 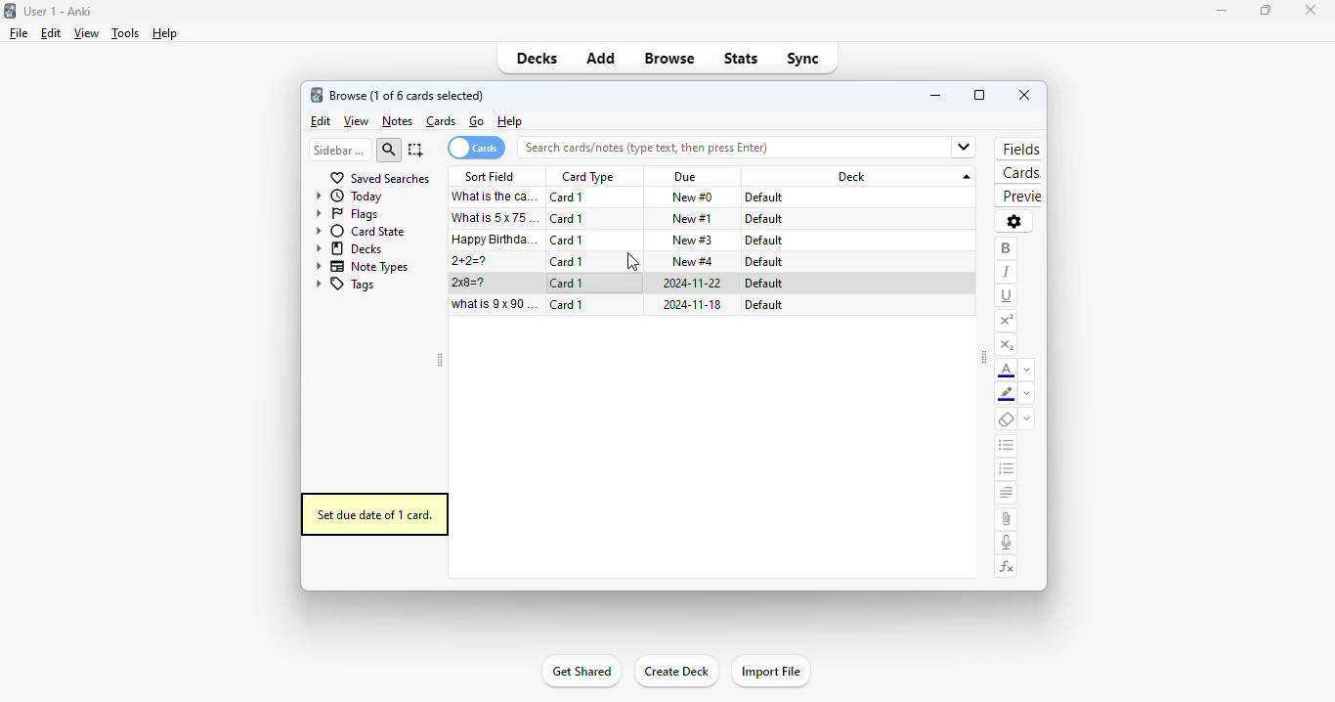 What do you see at coordinates (10, 10) in the screenshot?
I see `logo` at bounding box center [10, 10].